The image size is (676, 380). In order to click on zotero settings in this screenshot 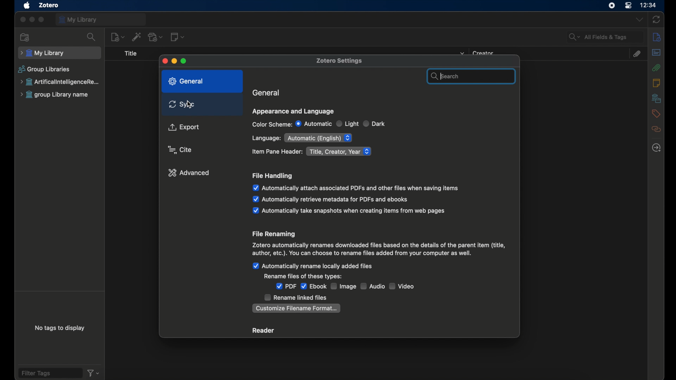, I will do `click(342, 60)`.